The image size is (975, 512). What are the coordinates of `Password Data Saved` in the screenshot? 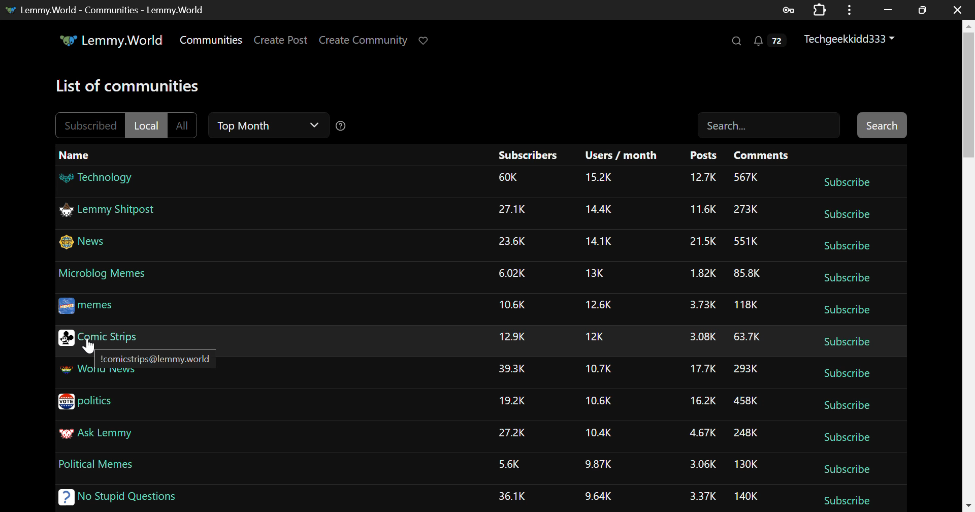 It's located at (789, 9).